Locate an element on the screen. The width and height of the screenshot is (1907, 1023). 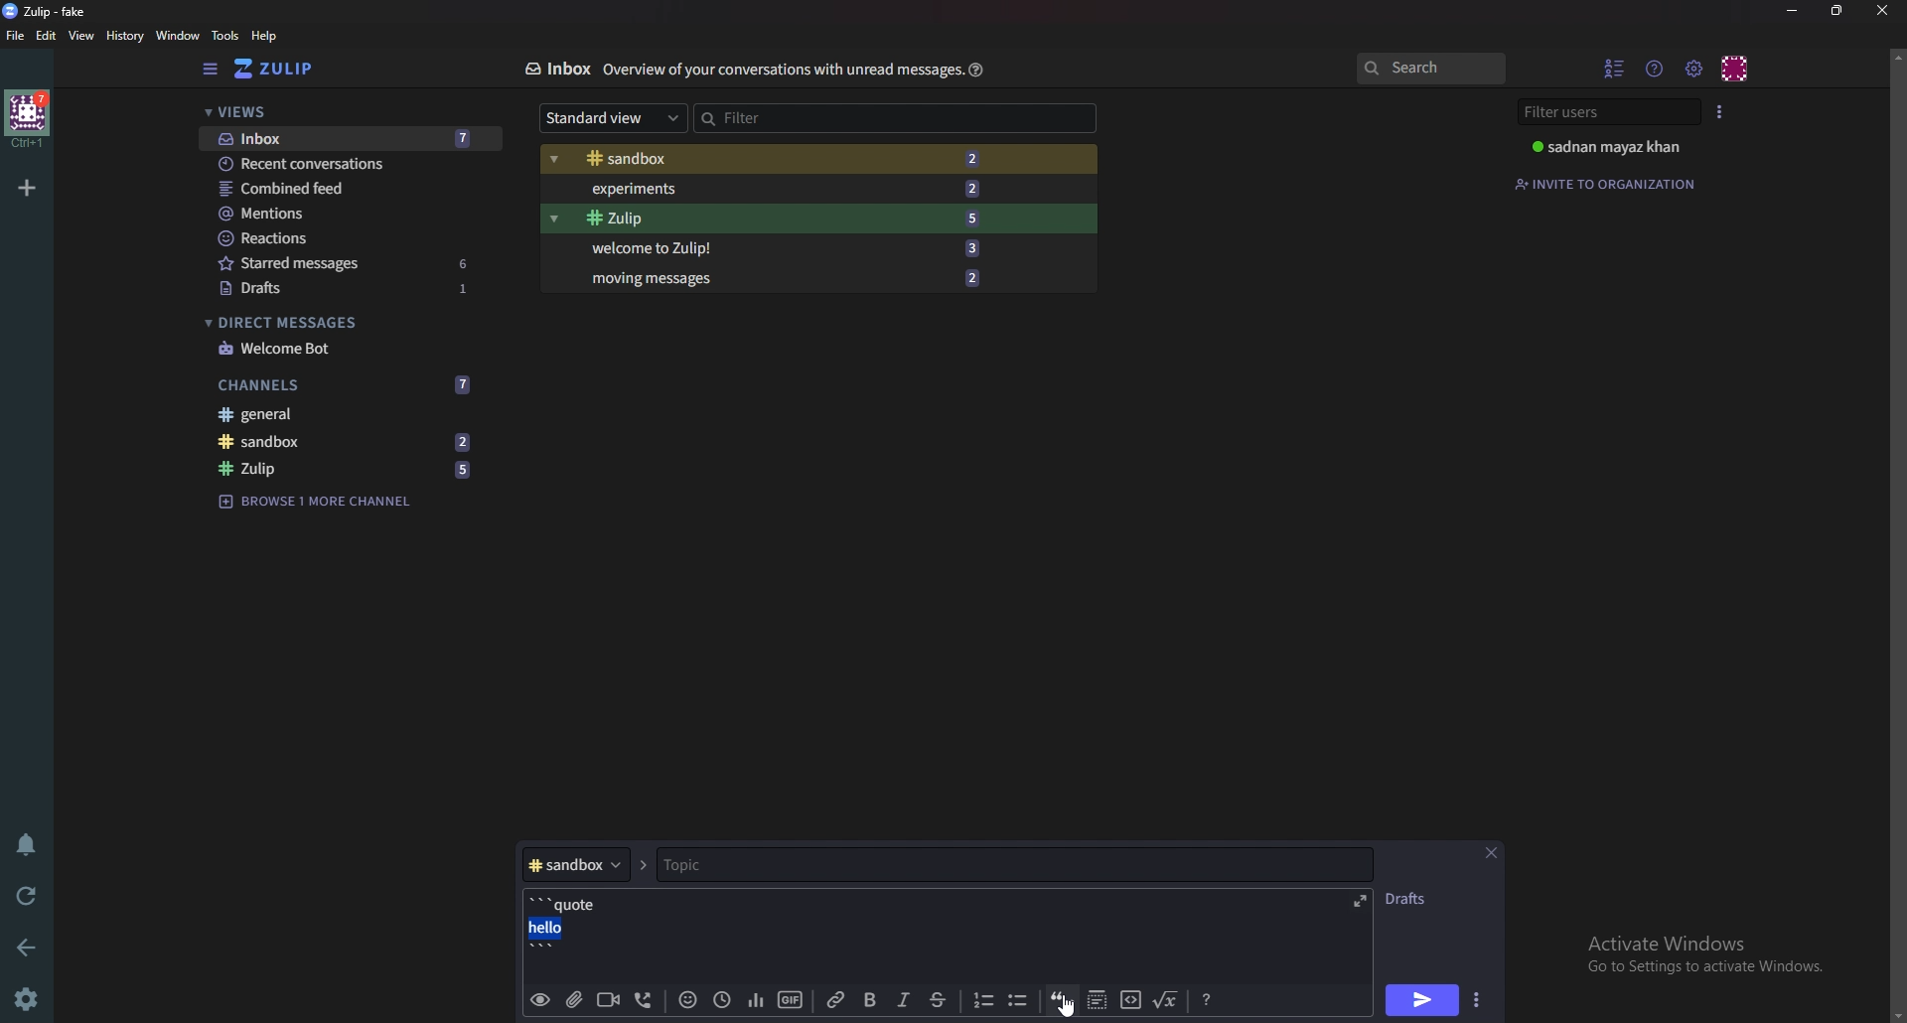
send is located at coordinates (1423, 1000).